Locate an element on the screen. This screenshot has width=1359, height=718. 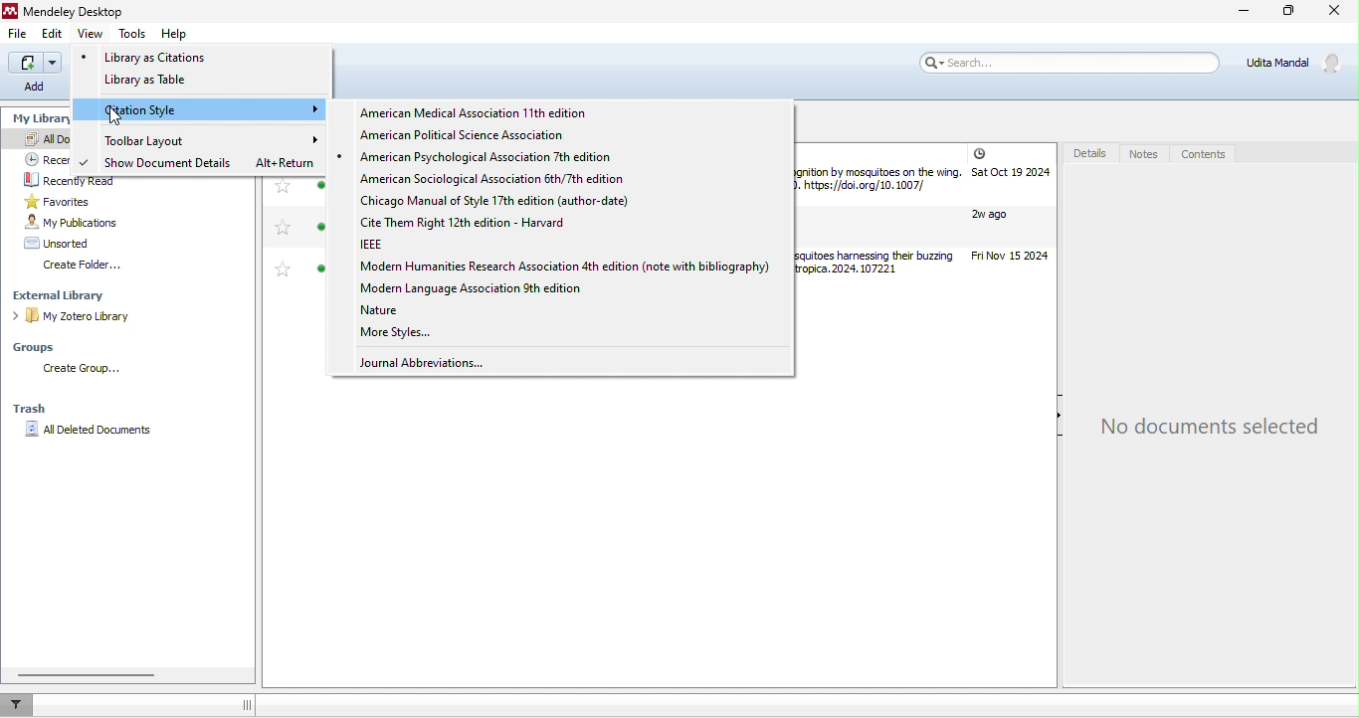
contents is located at coordinates (1209, 152).